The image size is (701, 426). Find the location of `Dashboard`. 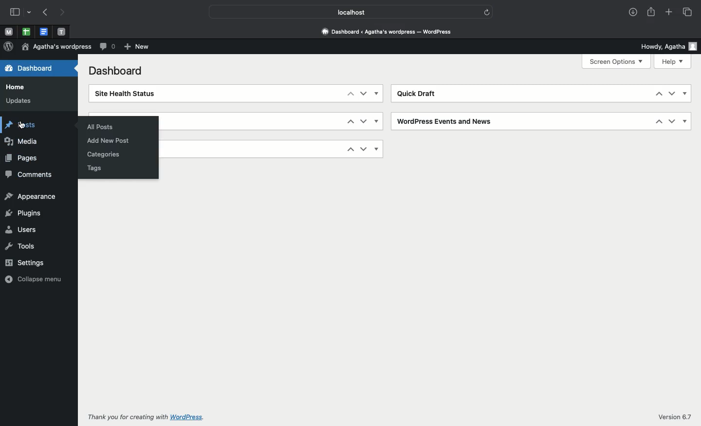

Dashboard is located at coordinates (390, 31).